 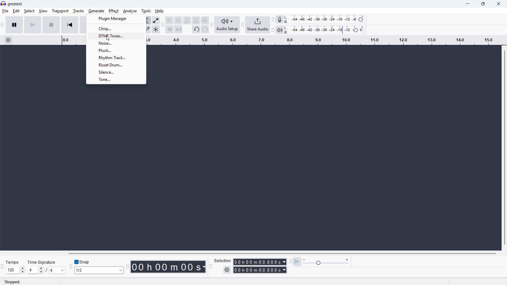 I want to click on tone , so click(x=116, y=80).